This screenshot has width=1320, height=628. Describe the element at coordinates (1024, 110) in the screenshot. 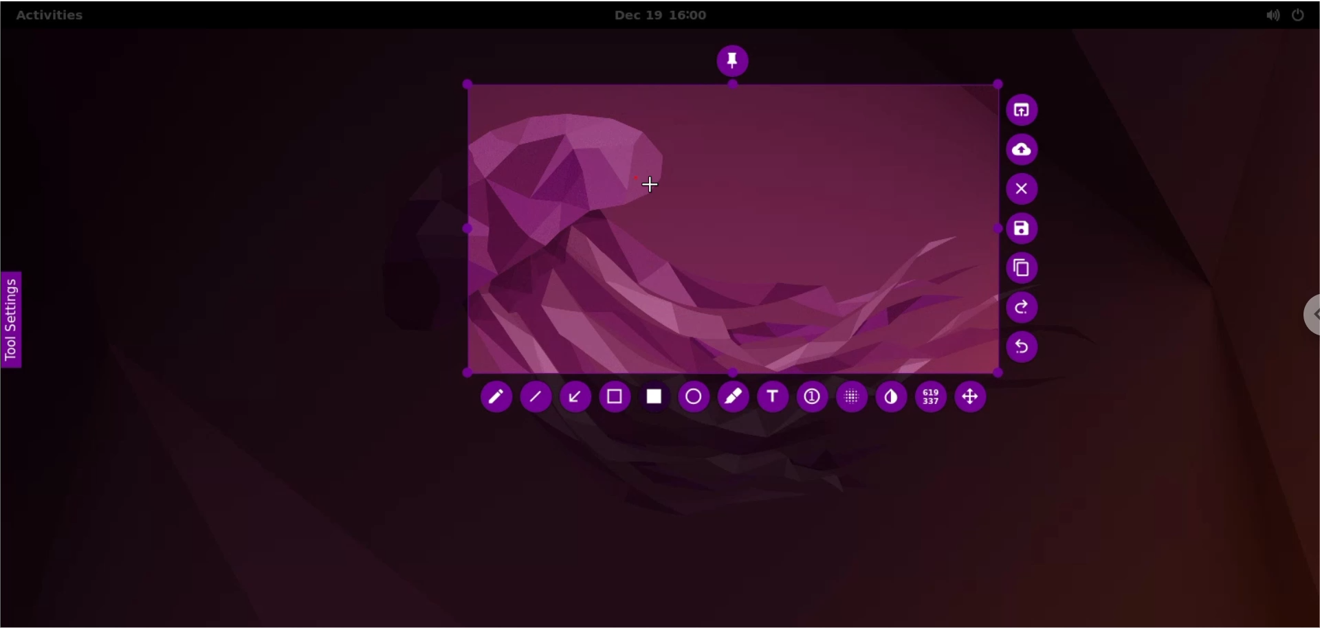

I see `choose app to open screenshot` at that location.